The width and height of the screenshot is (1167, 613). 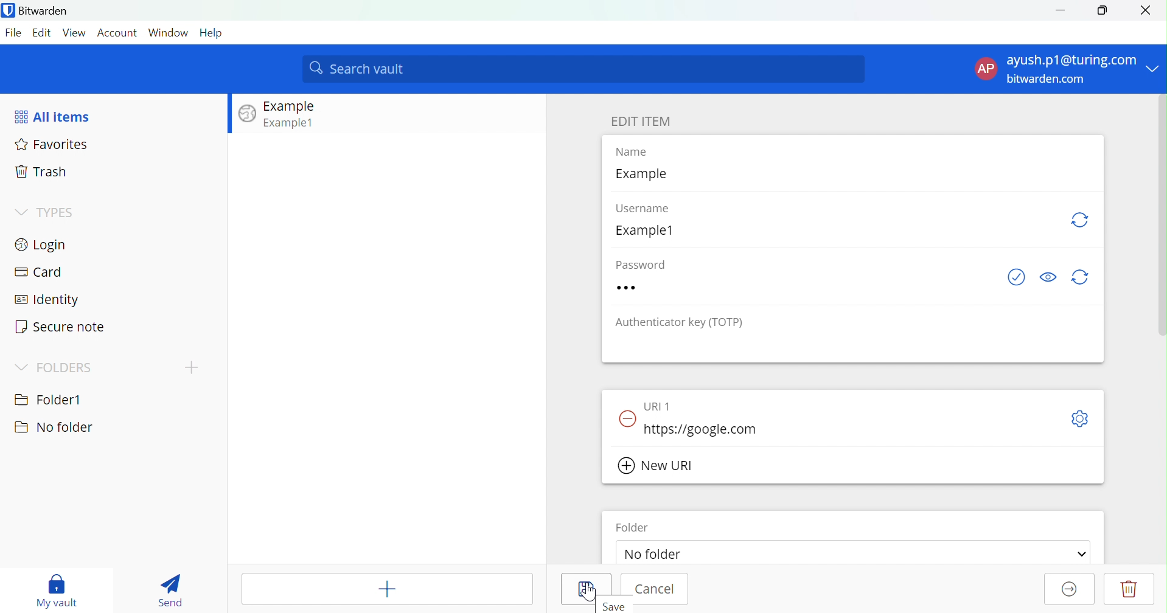 What do you see at coordinates (1049, 79) in the screenshot?
I see `bitwarden.com` at bounding box center [1049, 79].